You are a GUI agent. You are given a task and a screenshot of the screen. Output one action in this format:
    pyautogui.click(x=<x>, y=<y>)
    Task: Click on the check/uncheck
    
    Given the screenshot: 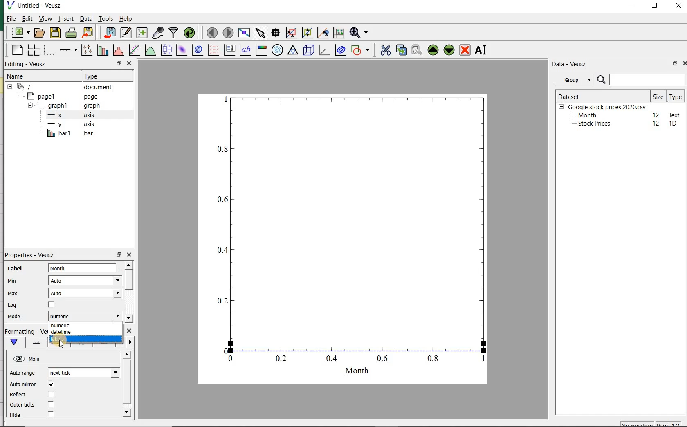 What is the action you would take?
    pyautogui.click(x=51, y=385)
    